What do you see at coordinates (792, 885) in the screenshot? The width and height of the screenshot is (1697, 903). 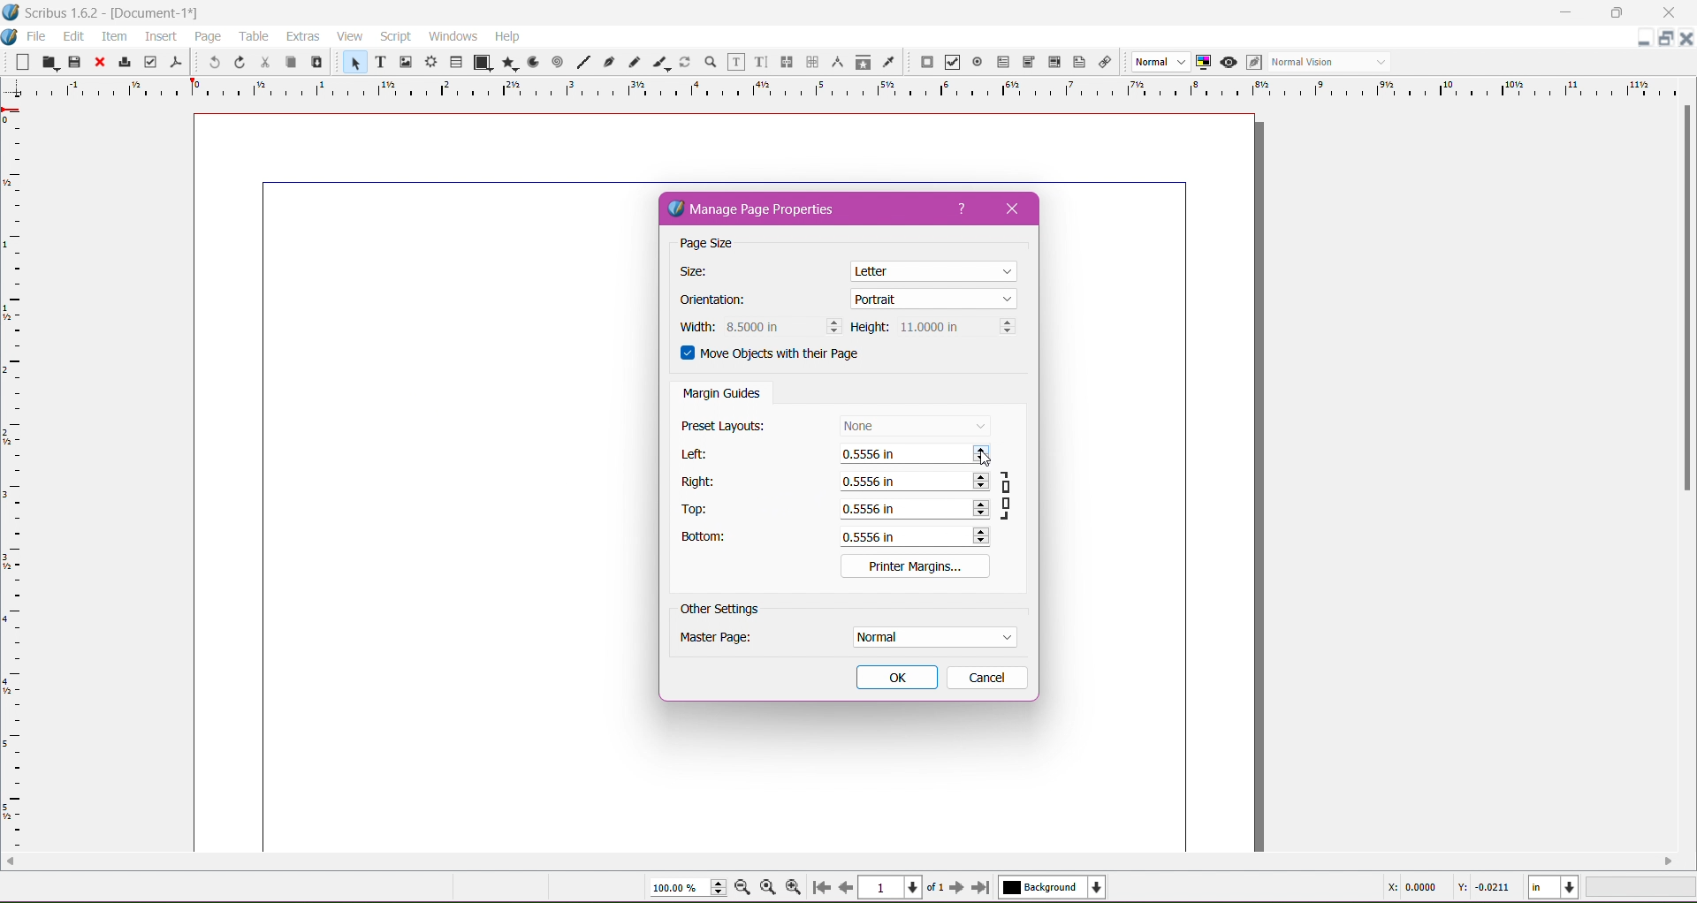 I see `Zoom In by the stepping value in Tools preferences` at bounding box center [792, 885].